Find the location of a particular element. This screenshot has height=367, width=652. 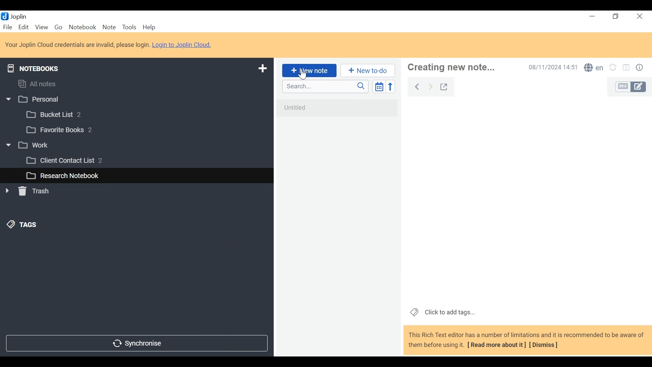

Login to Joplin Cloud is located at coordinates (77, 45).